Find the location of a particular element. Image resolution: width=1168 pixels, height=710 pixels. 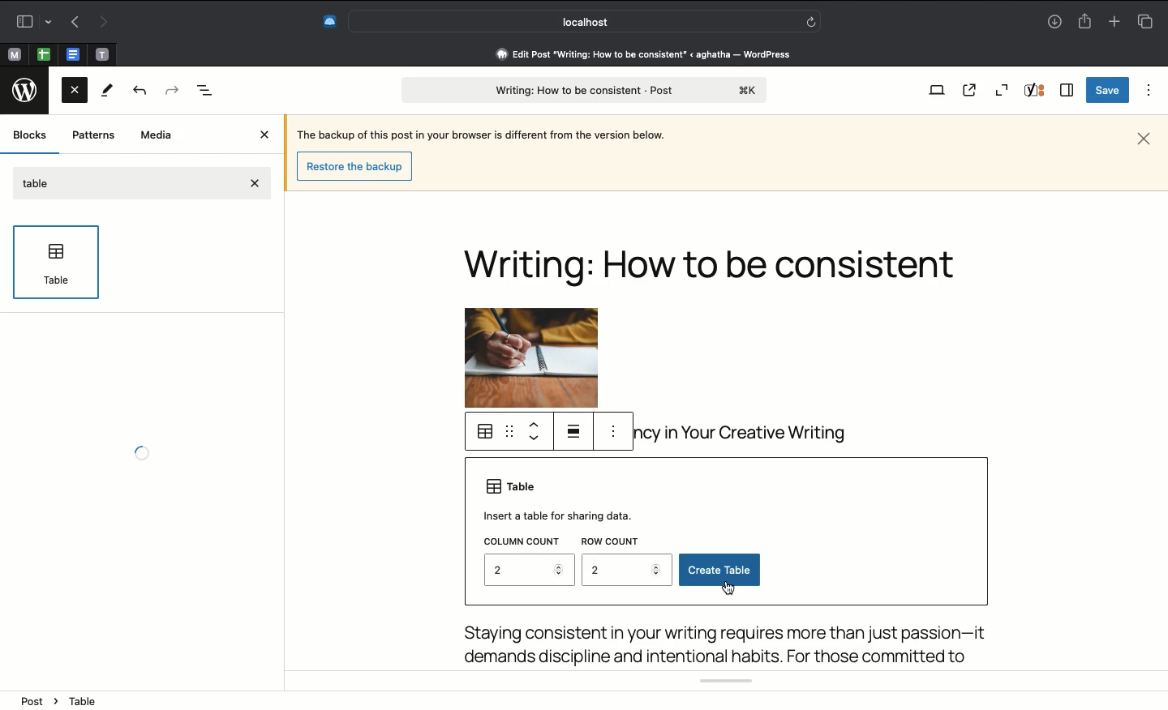

Close is located at coordinates (75, 93).